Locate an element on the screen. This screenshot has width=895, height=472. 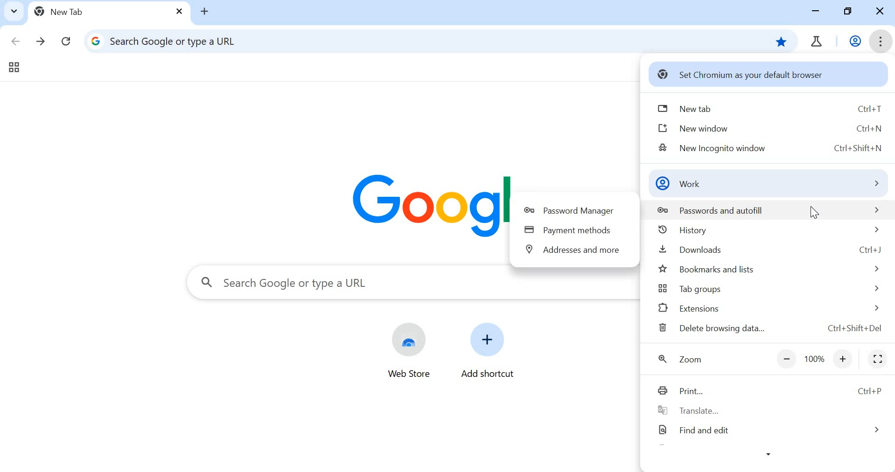
add tab is located at coordinates (206, 12).